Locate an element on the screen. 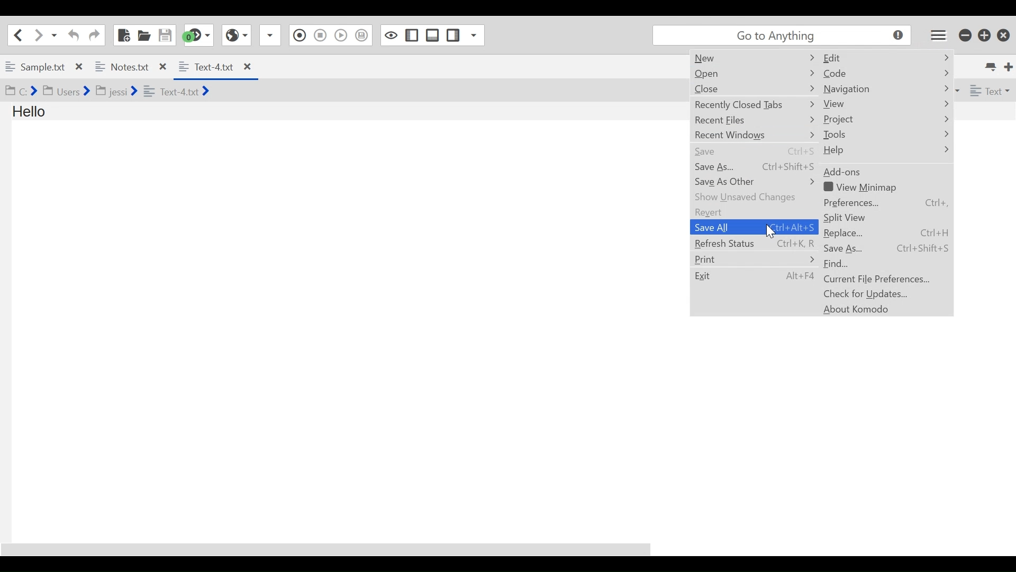 The image size is (1016, 572). View Minimap is located at coordinates (885, 187).